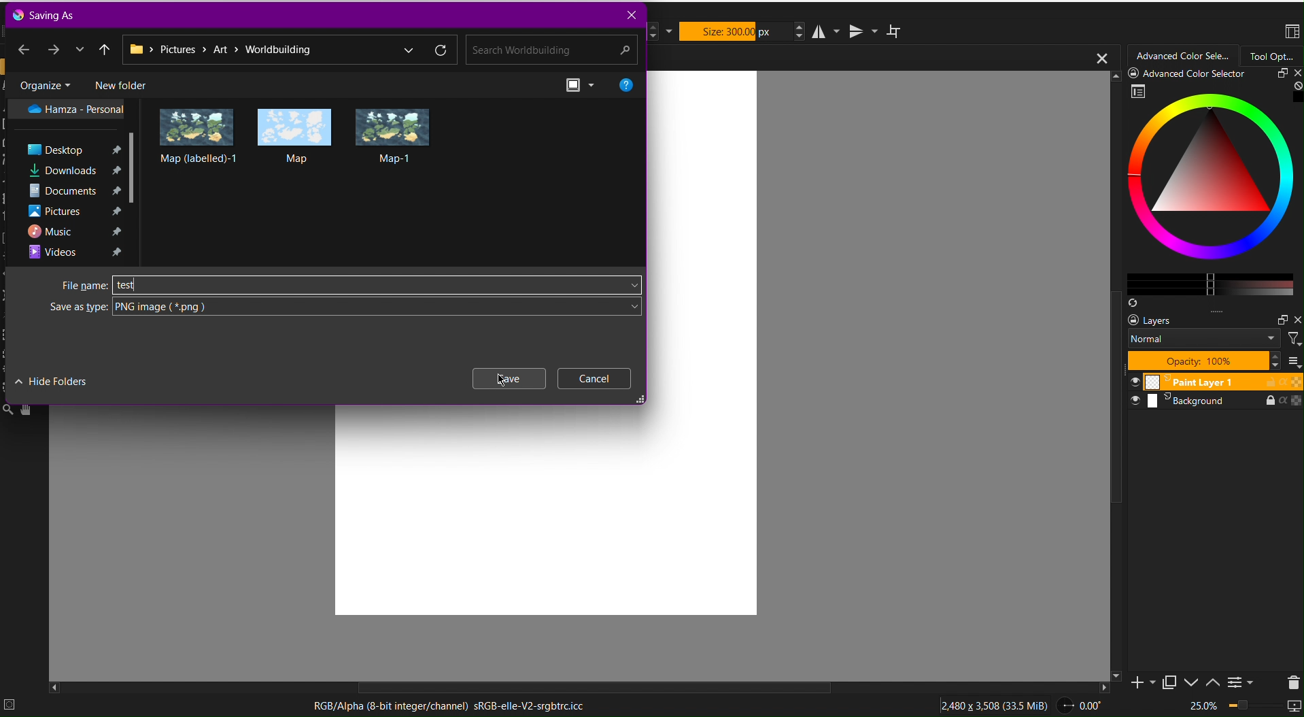 Image resolution: width=1304 pixels, height=717 pixels. I want to click on Cancel, so click(595, 378).